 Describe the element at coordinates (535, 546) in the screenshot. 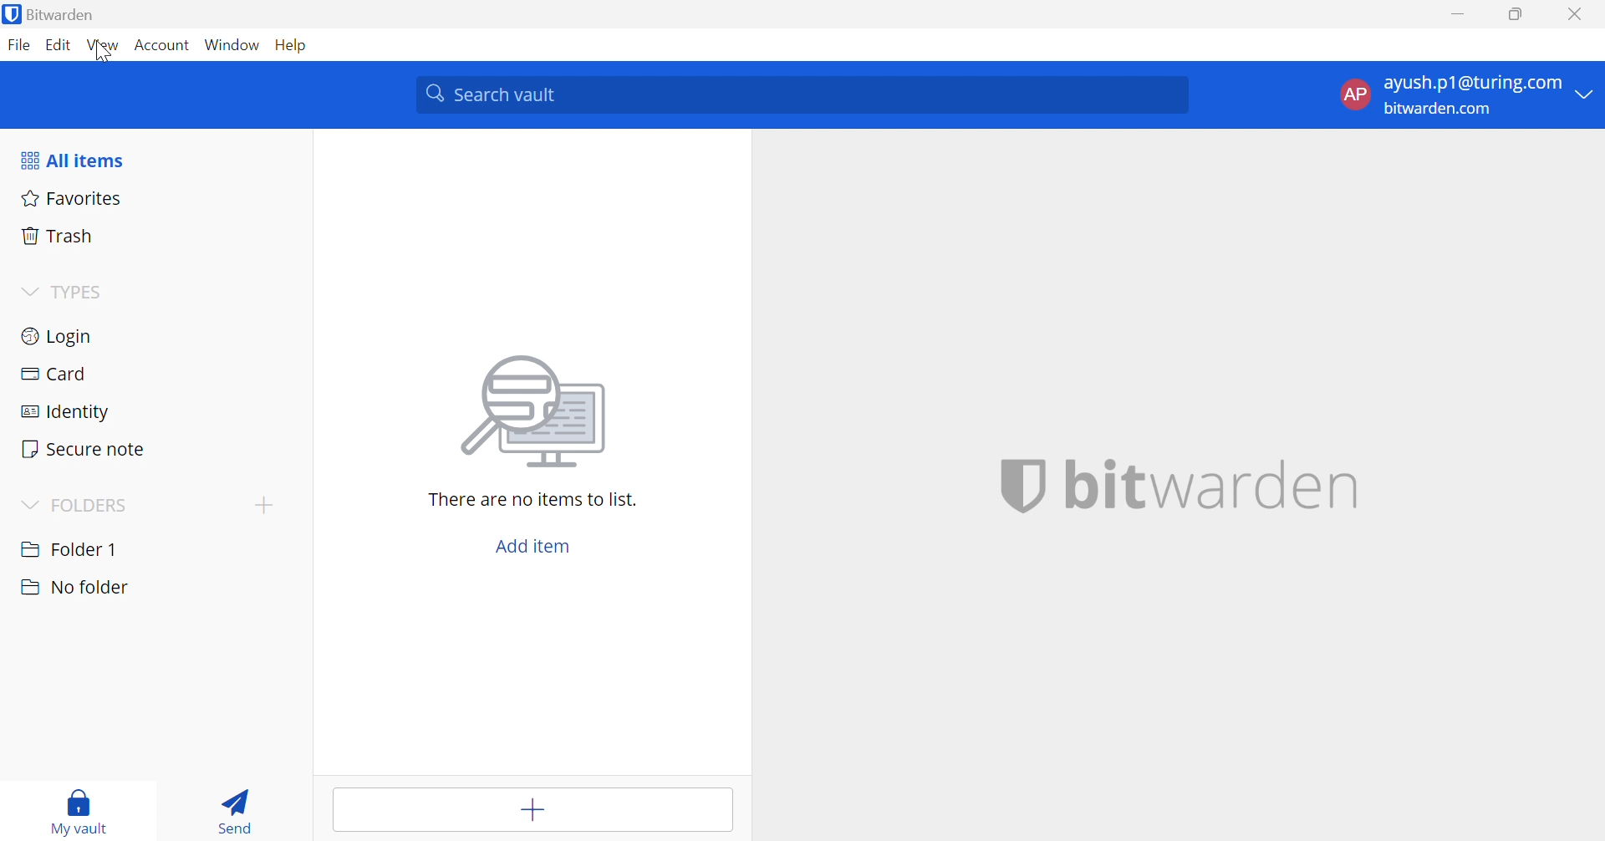

I see `Add item` at that location.